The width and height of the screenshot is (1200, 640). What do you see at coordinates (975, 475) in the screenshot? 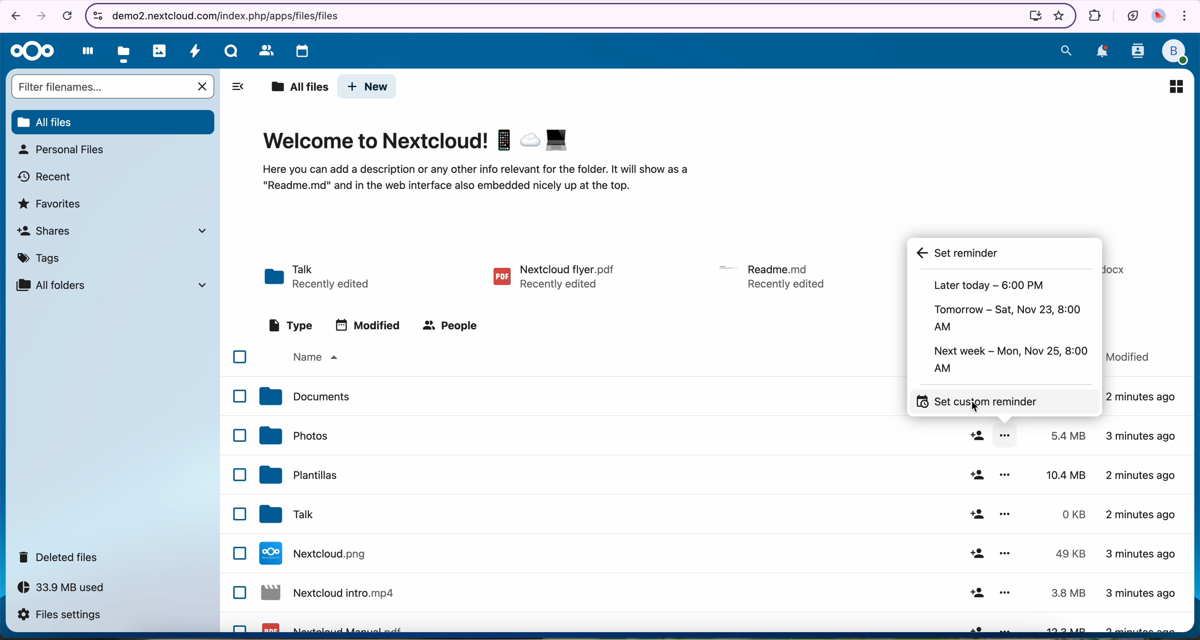
I see `share` at bounding box center [975, 475].